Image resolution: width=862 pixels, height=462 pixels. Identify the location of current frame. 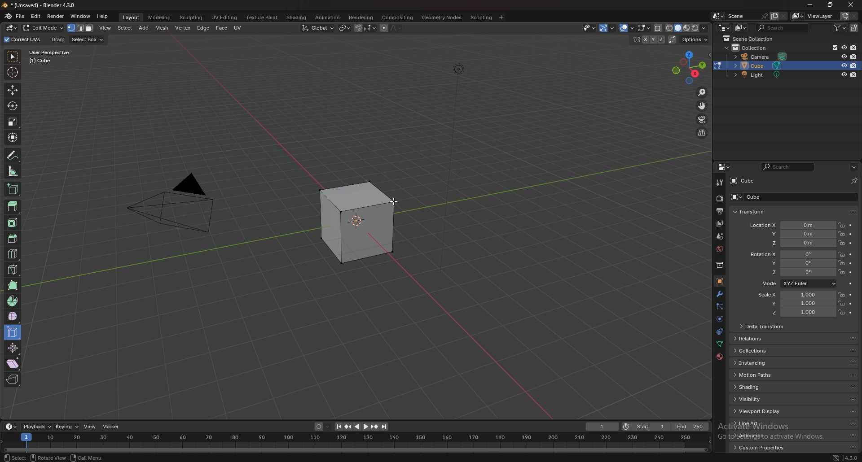
(602, 427).